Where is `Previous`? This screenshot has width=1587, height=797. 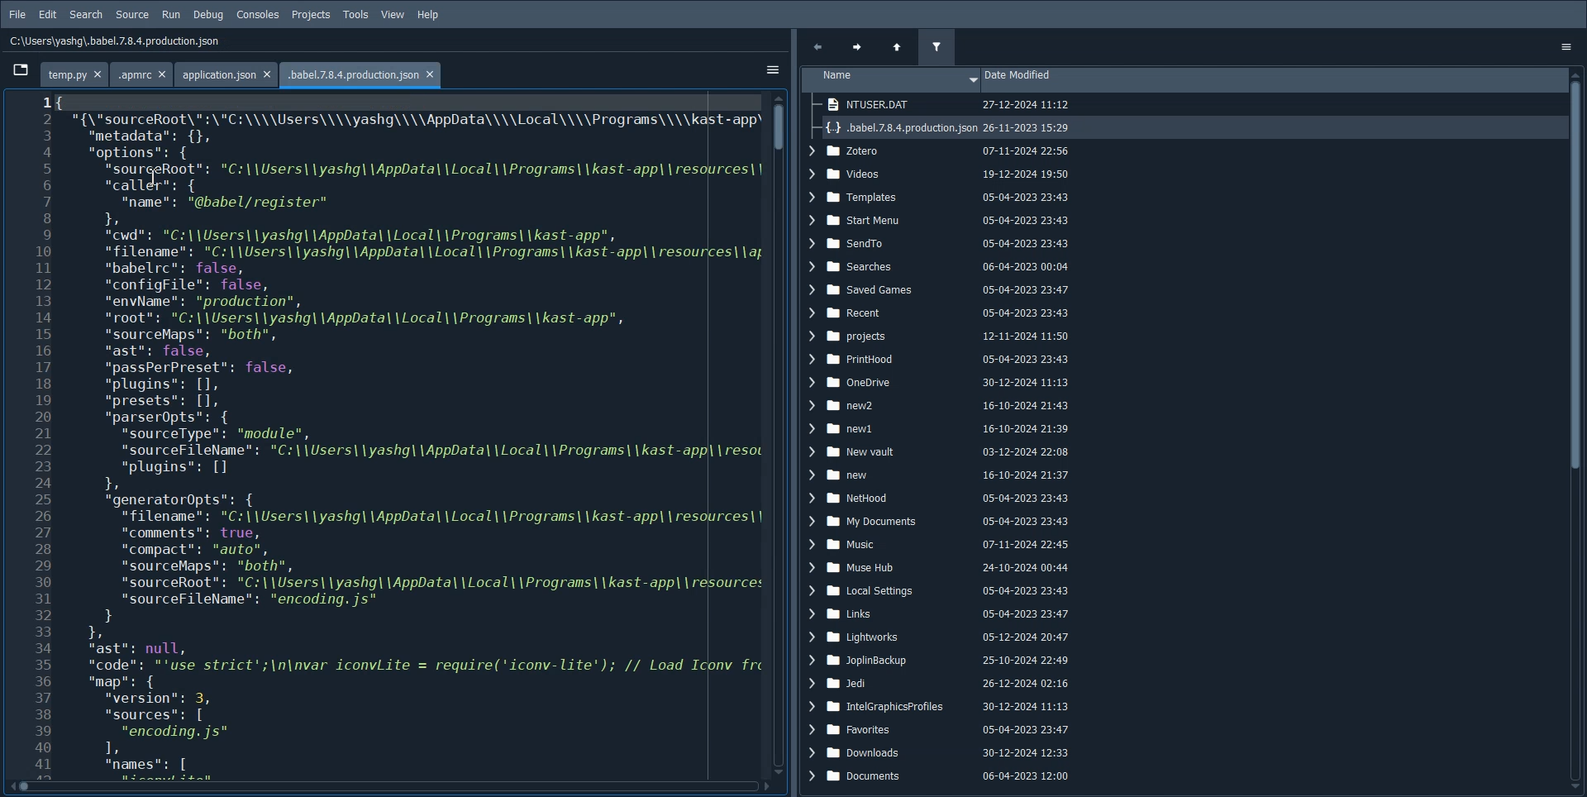
Previous is located at coordinates (823, 46).